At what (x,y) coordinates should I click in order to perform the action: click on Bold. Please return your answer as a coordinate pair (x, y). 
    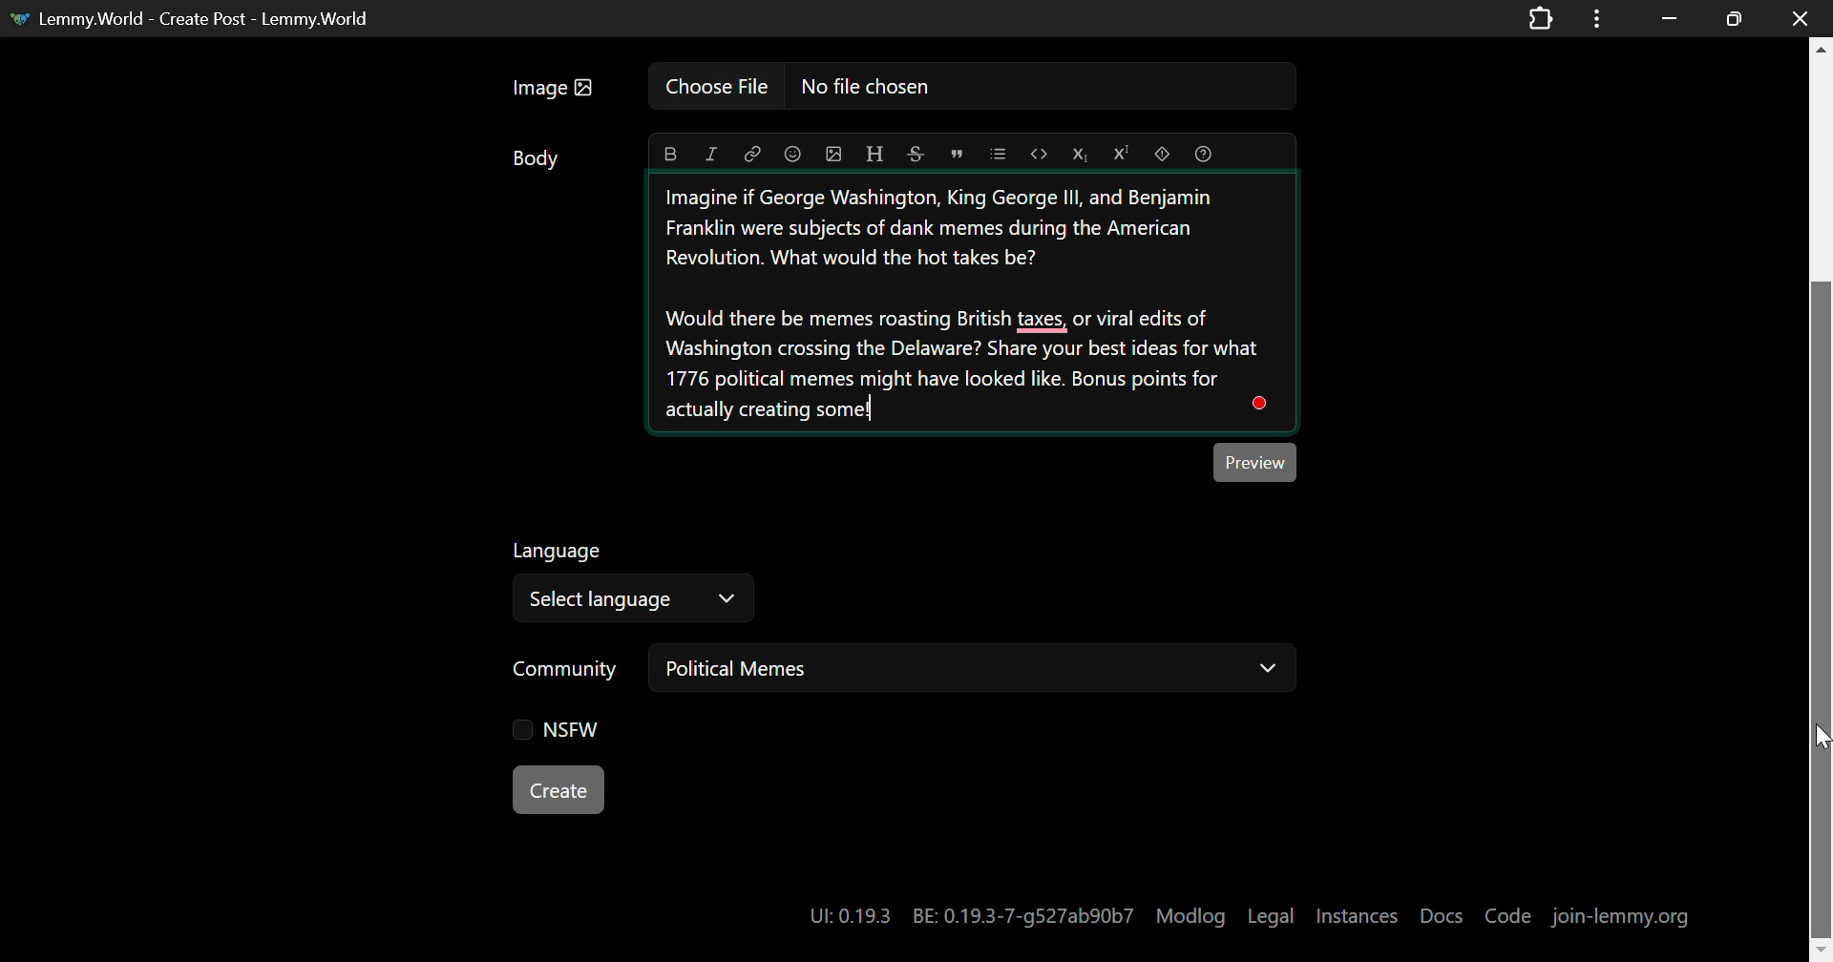
    Looking at the image, I should click on (669, 153).